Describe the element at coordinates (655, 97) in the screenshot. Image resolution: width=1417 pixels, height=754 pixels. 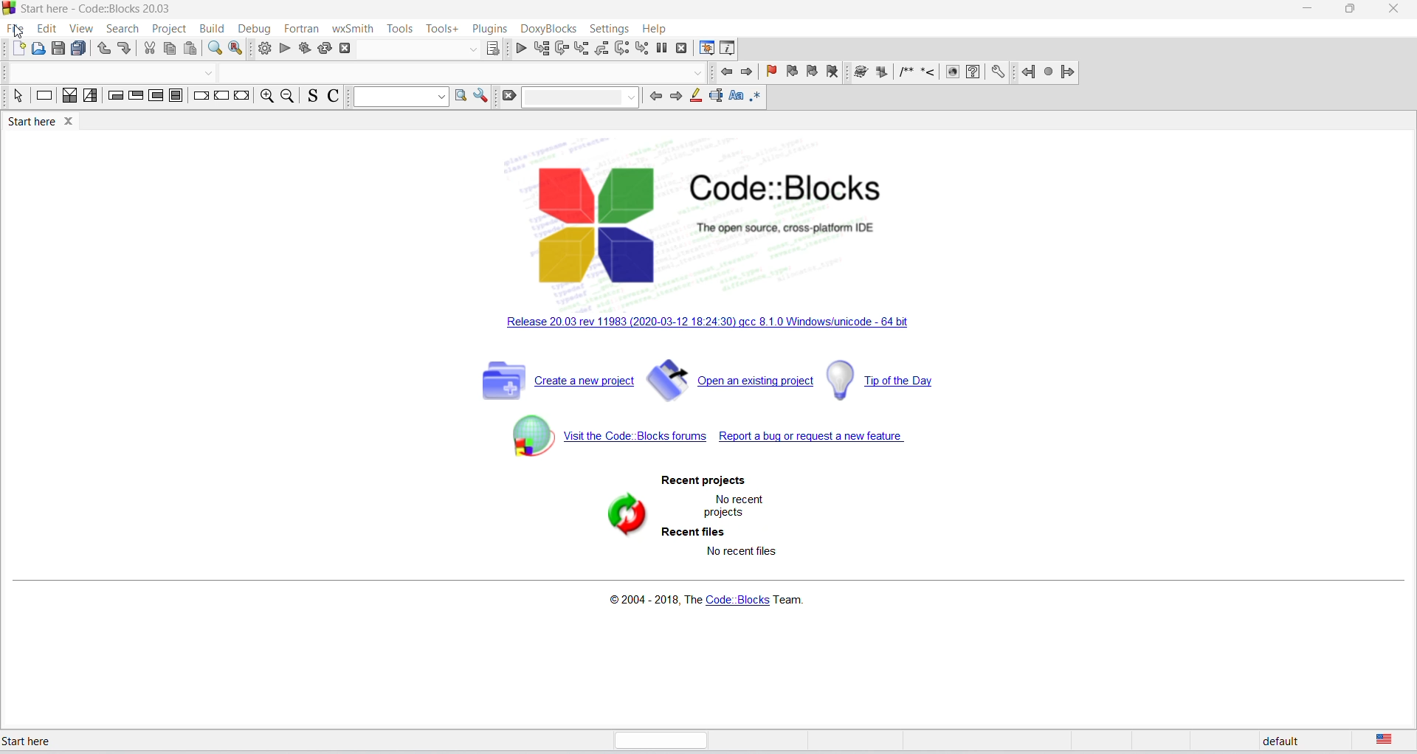
I see `previous` at that location.